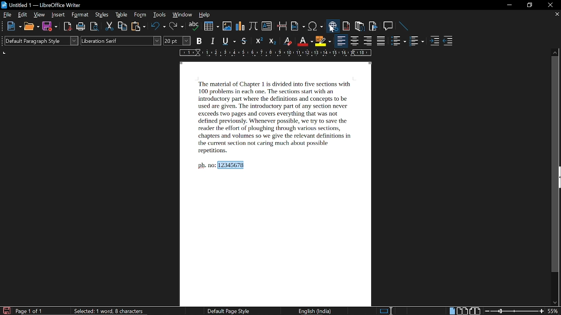 This screenshot has width=561, height=315. I want to click on align left, so click(341, 42).